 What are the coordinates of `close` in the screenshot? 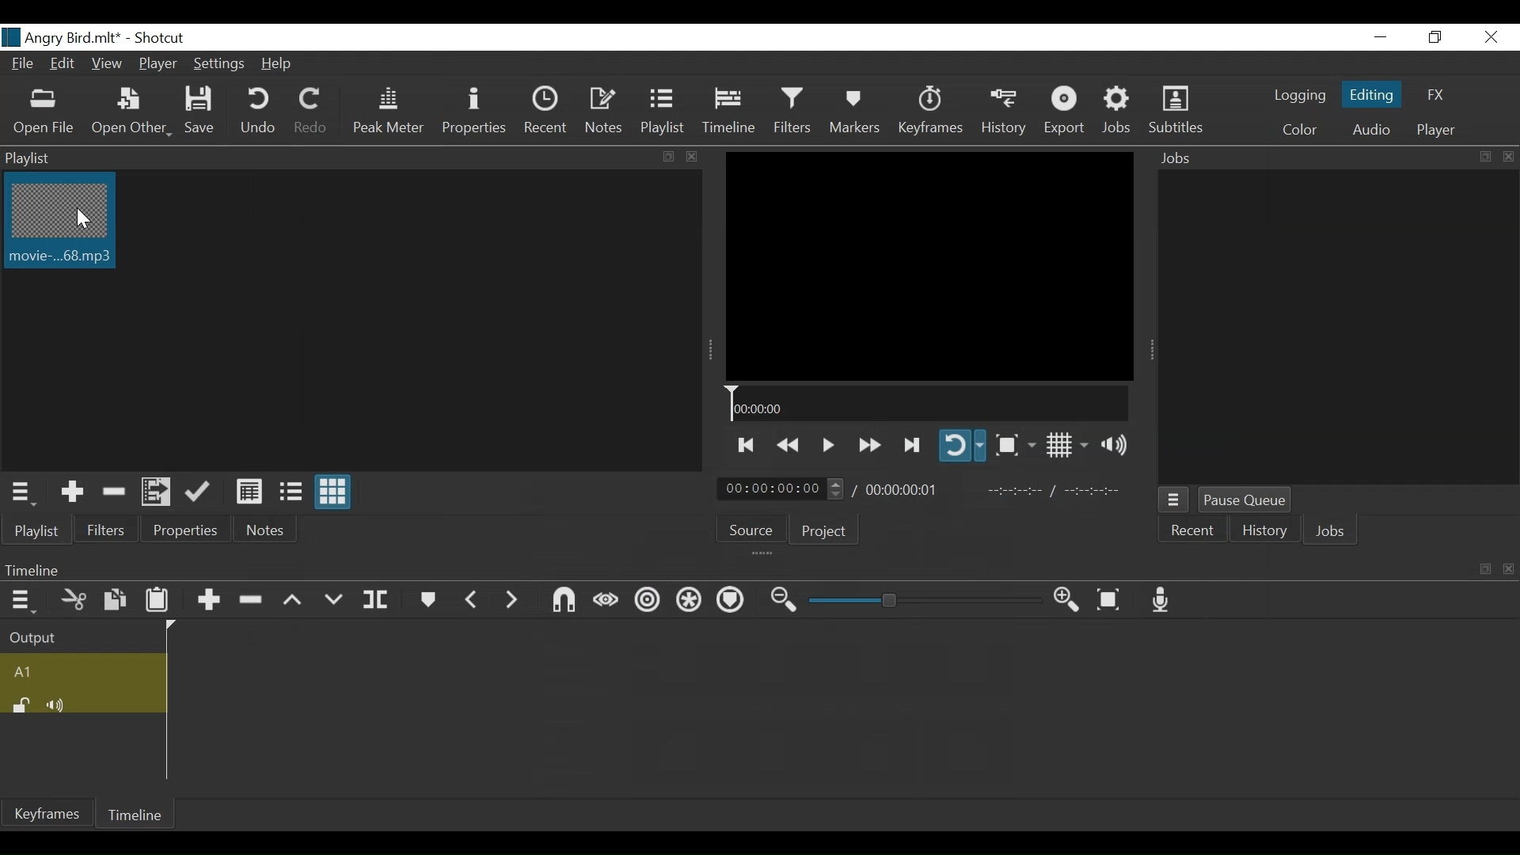 It's located at (1506, 156).